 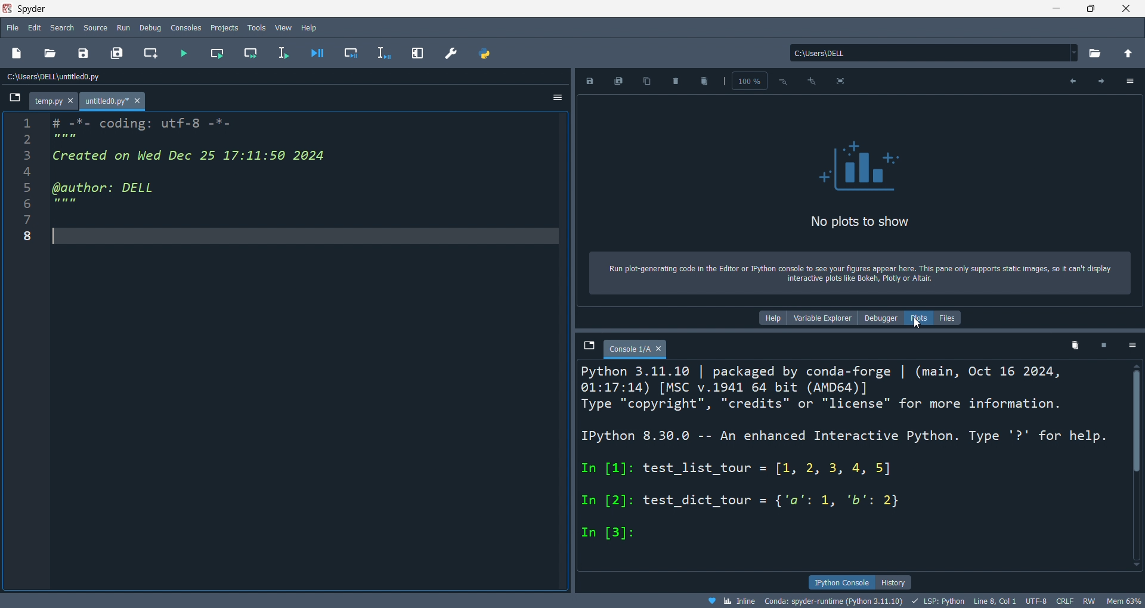 I want to click on expand pane, so click(x=417, y=54).